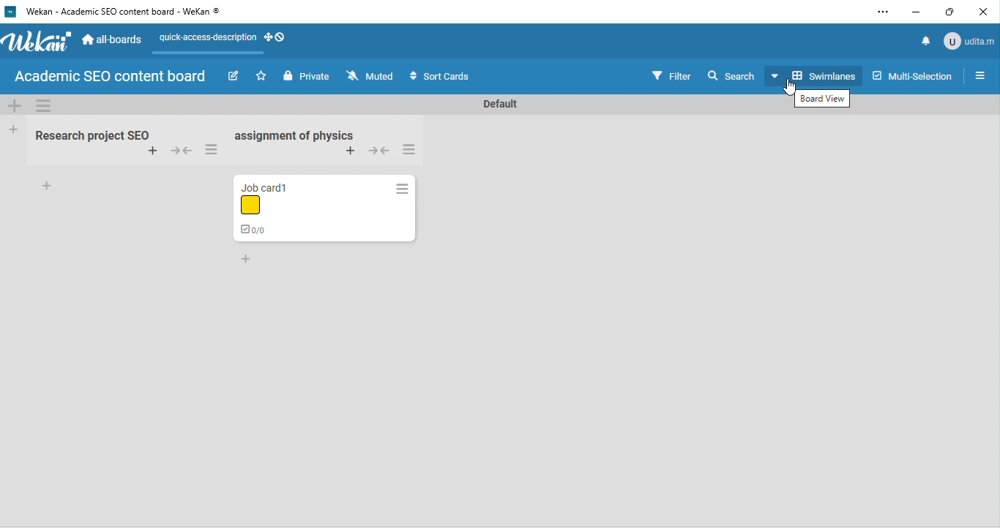 This screenshot has width=1000, height=528. What do you see at coordinates (306, 75) in the screenshot?
I see `private` at bounding box center [306, 75].